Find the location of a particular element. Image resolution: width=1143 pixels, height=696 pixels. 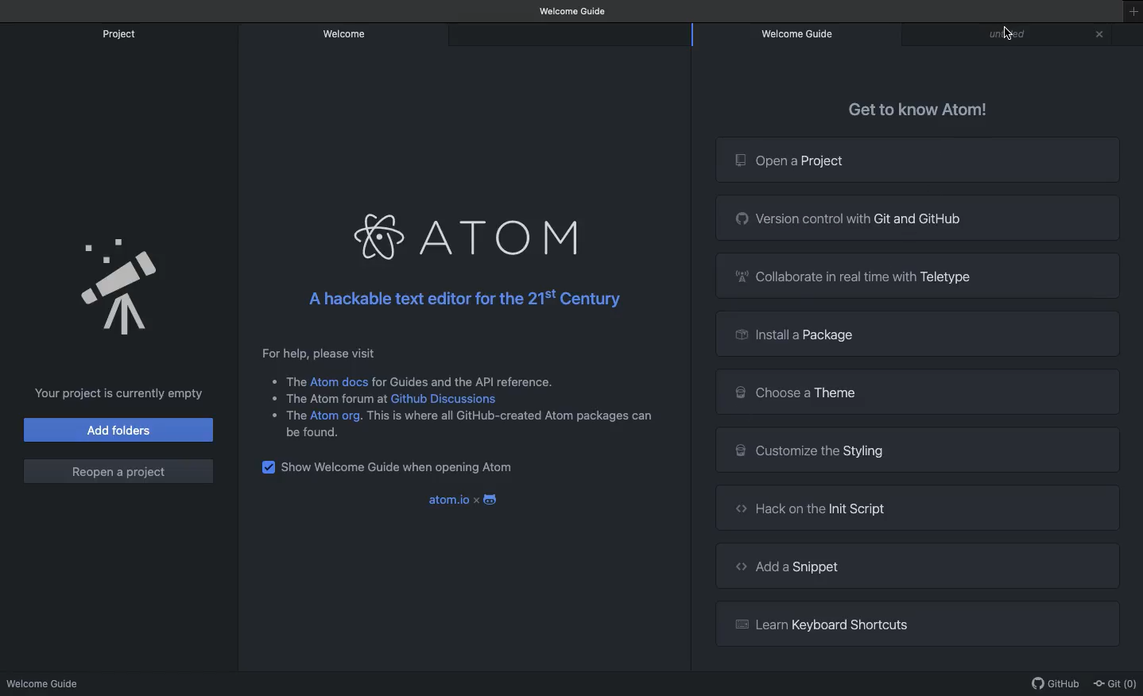

Project logo is located at coordinates (738, 161).